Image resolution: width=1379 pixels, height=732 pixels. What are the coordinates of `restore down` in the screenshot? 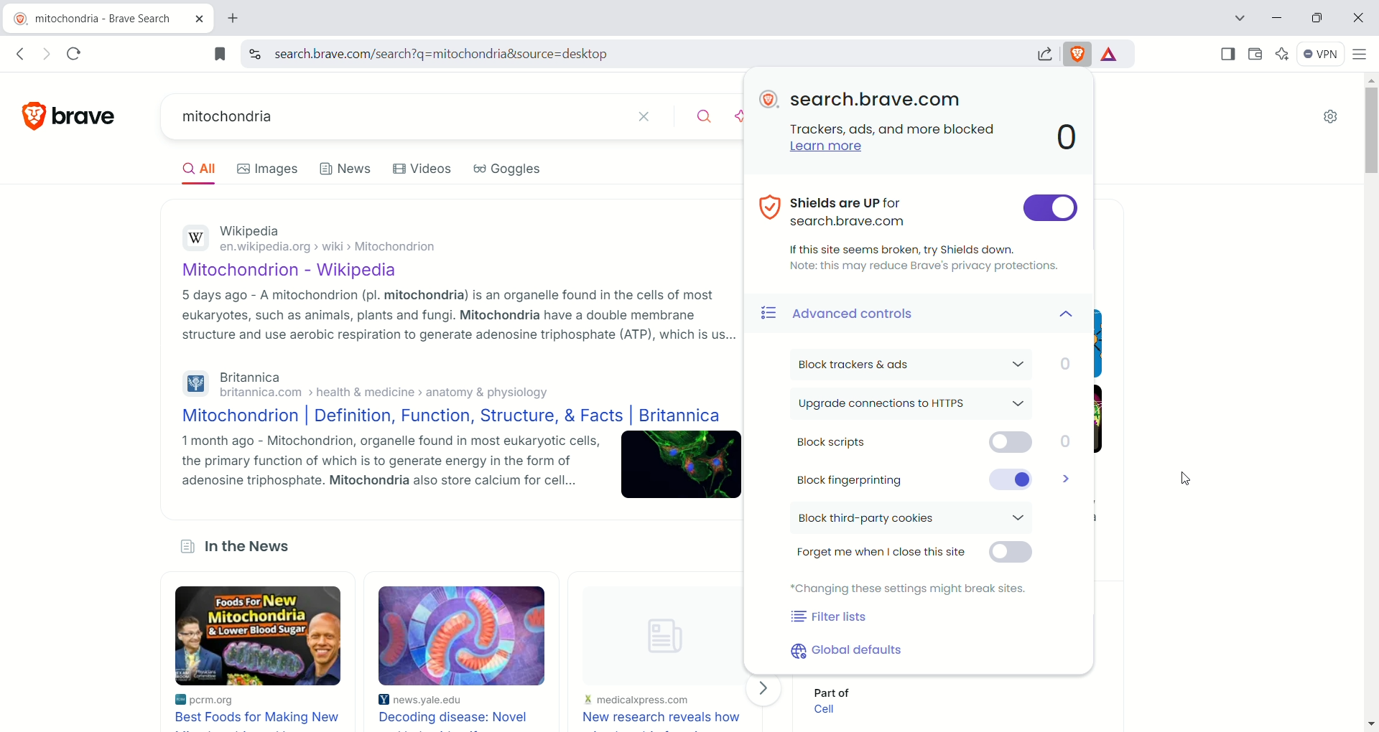 It's located at (1320, 20).